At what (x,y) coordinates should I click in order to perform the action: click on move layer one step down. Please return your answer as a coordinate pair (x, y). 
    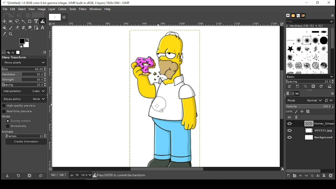
    Looking at the image, I should click on (306, 176).